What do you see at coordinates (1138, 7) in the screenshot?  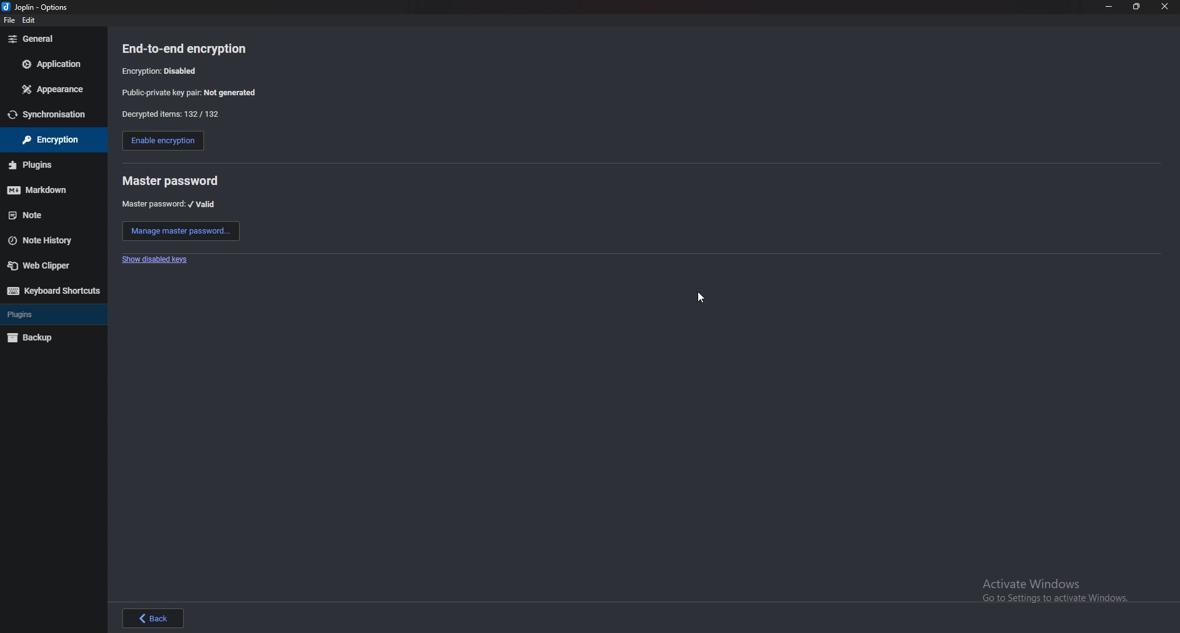 I see `resize` at bounding box center [1138, 7].